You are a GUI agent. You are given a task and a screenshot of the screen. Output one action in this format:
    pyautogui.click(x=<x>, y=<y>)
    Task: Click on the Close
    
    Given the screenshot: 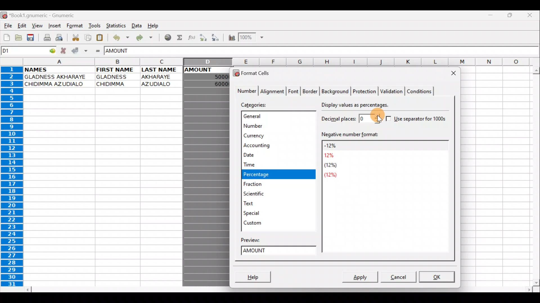 What is the action you would take?
    pyautogui.click(x=530, y=15)
    